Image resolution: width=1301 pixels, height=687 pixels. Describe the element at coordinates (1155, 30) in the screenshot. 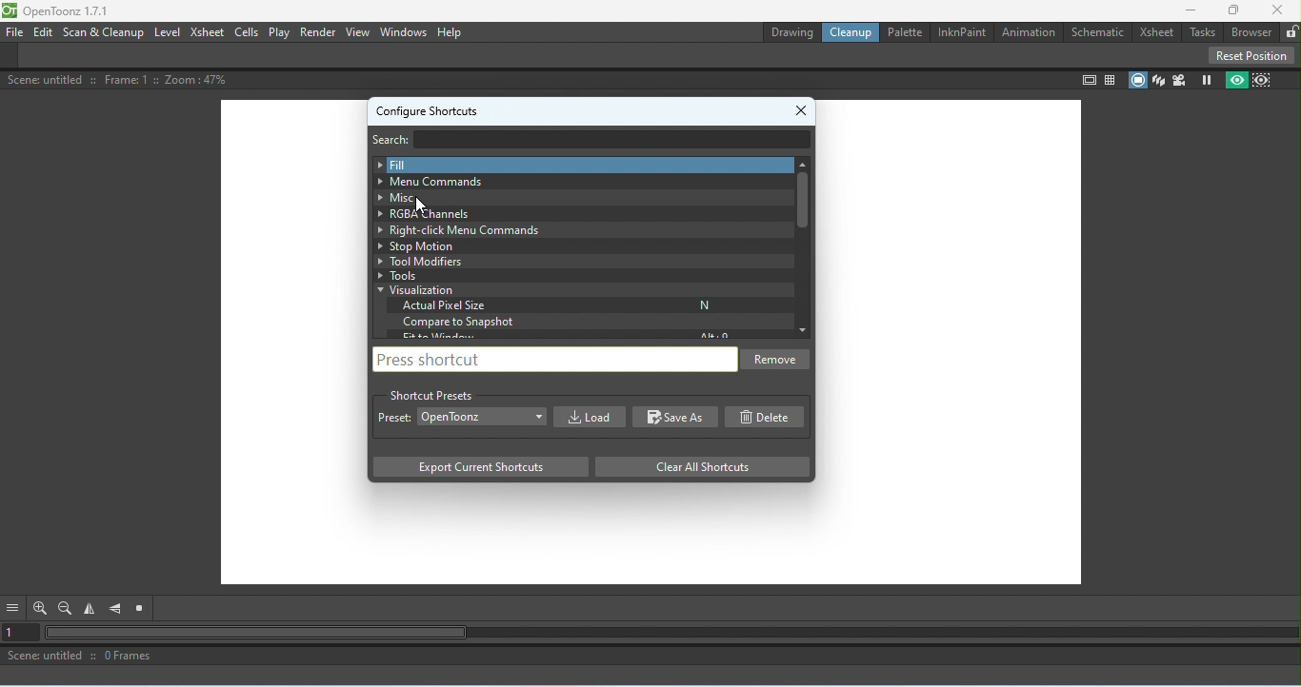

I see `Xsheet` at that location.